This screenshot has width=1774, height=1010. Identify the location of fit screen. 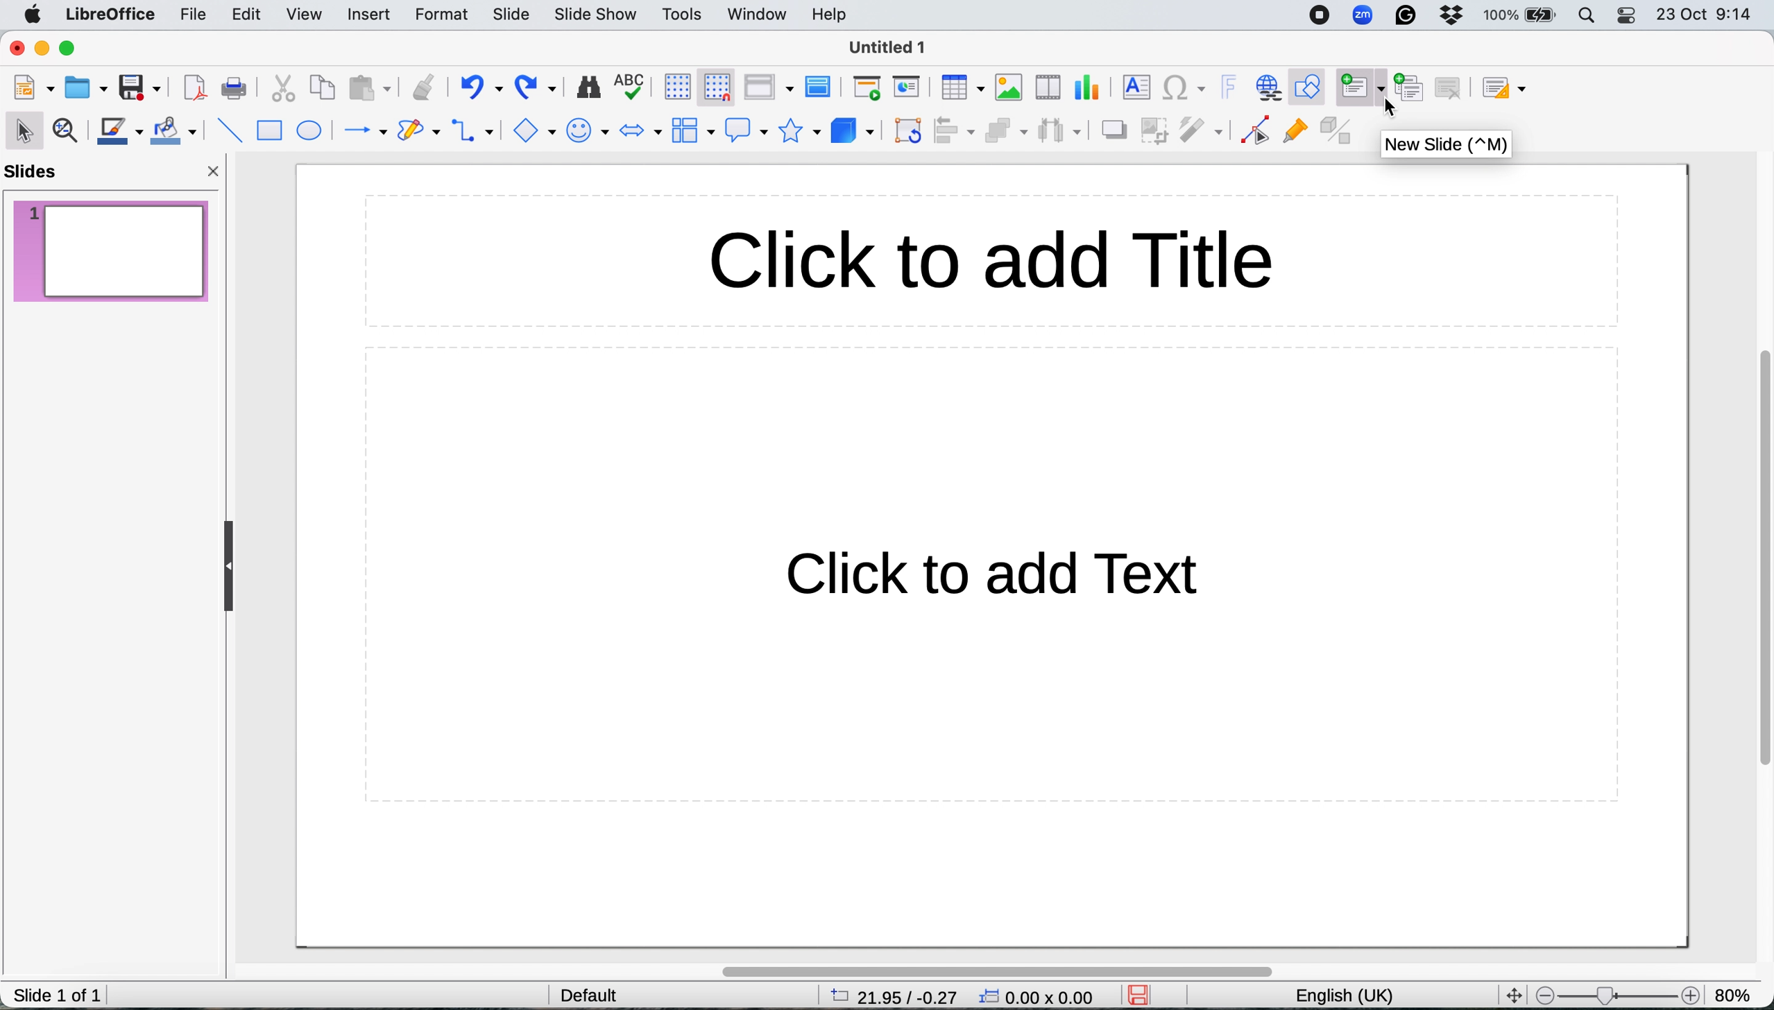
(1512, 993).